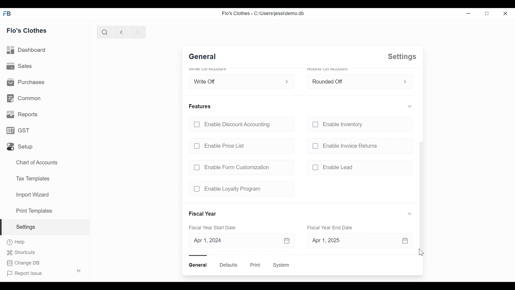 The height and width of the screenshot is (290, 515). I want to click on Expand, so click(288, 81).